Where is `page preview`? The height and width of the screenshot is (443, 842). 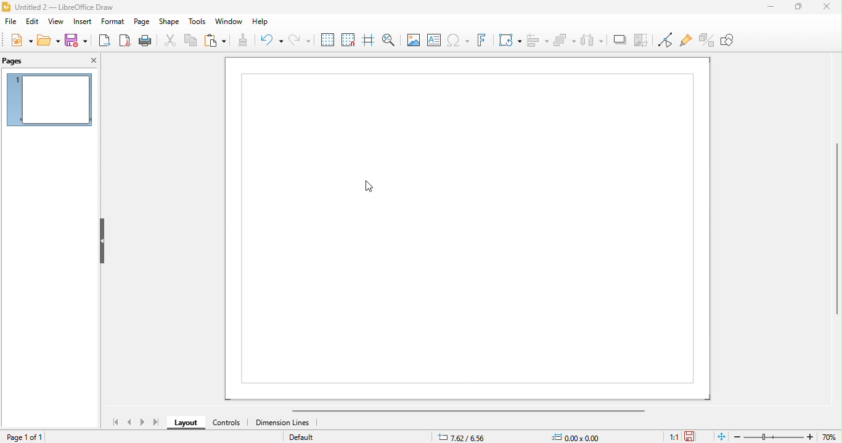
page preview is located at coordinates (49, 100).